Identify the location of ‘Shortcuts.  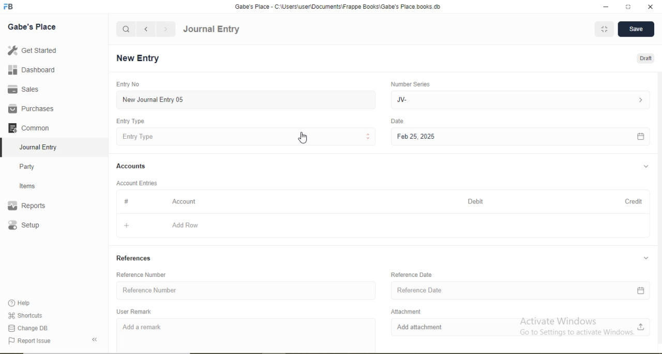
(26, 315).